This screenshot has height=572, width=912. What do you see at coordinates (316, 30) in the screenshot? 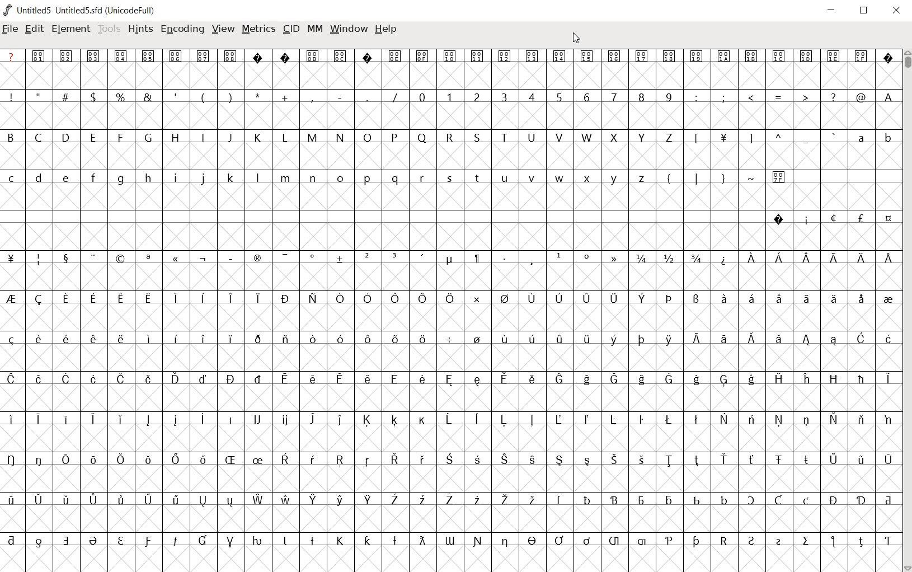
I see `MM` at bounding box center [316, 30].